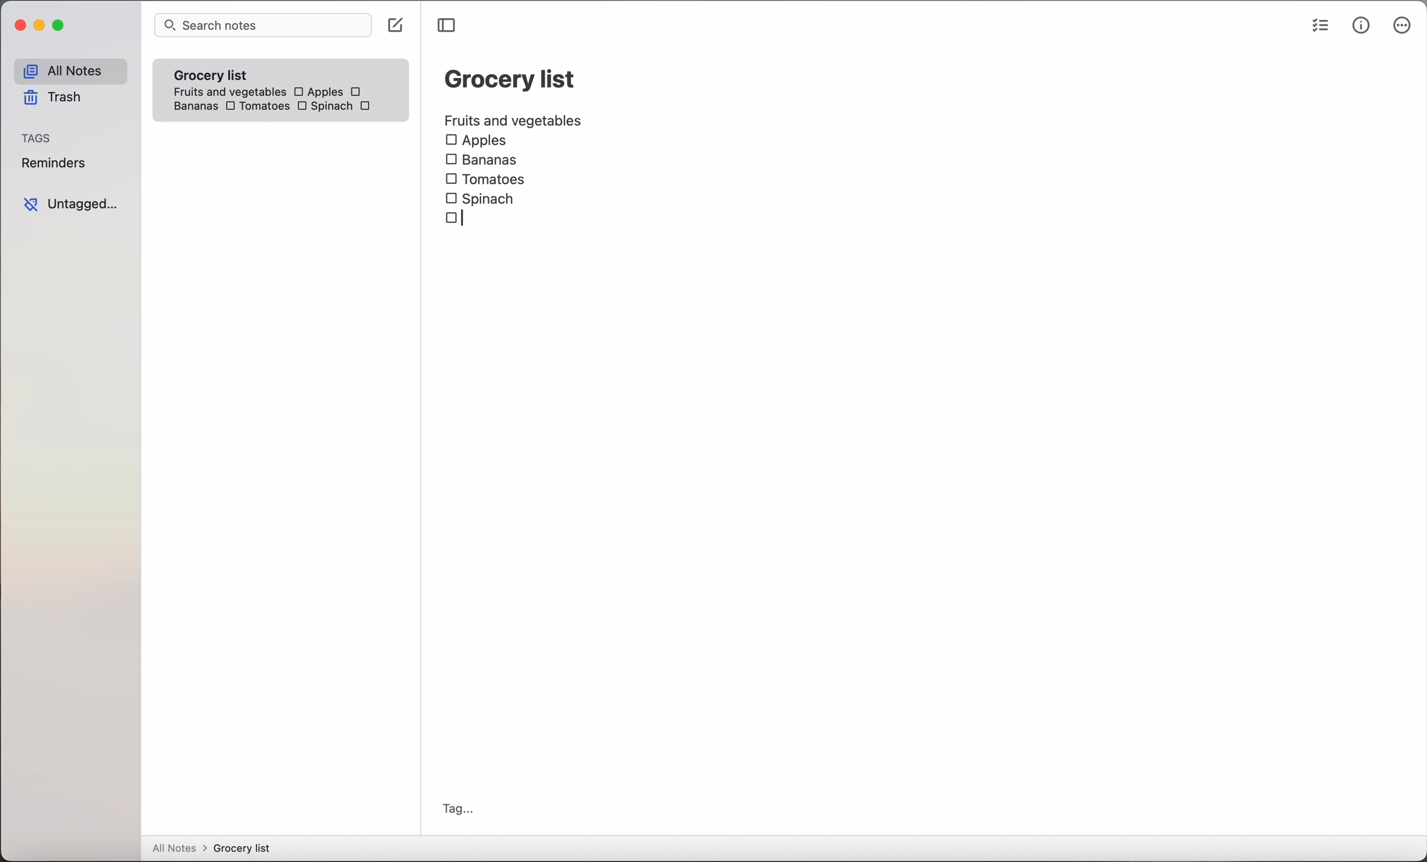  I want to click on toggle sidebar, so click(448, 25).